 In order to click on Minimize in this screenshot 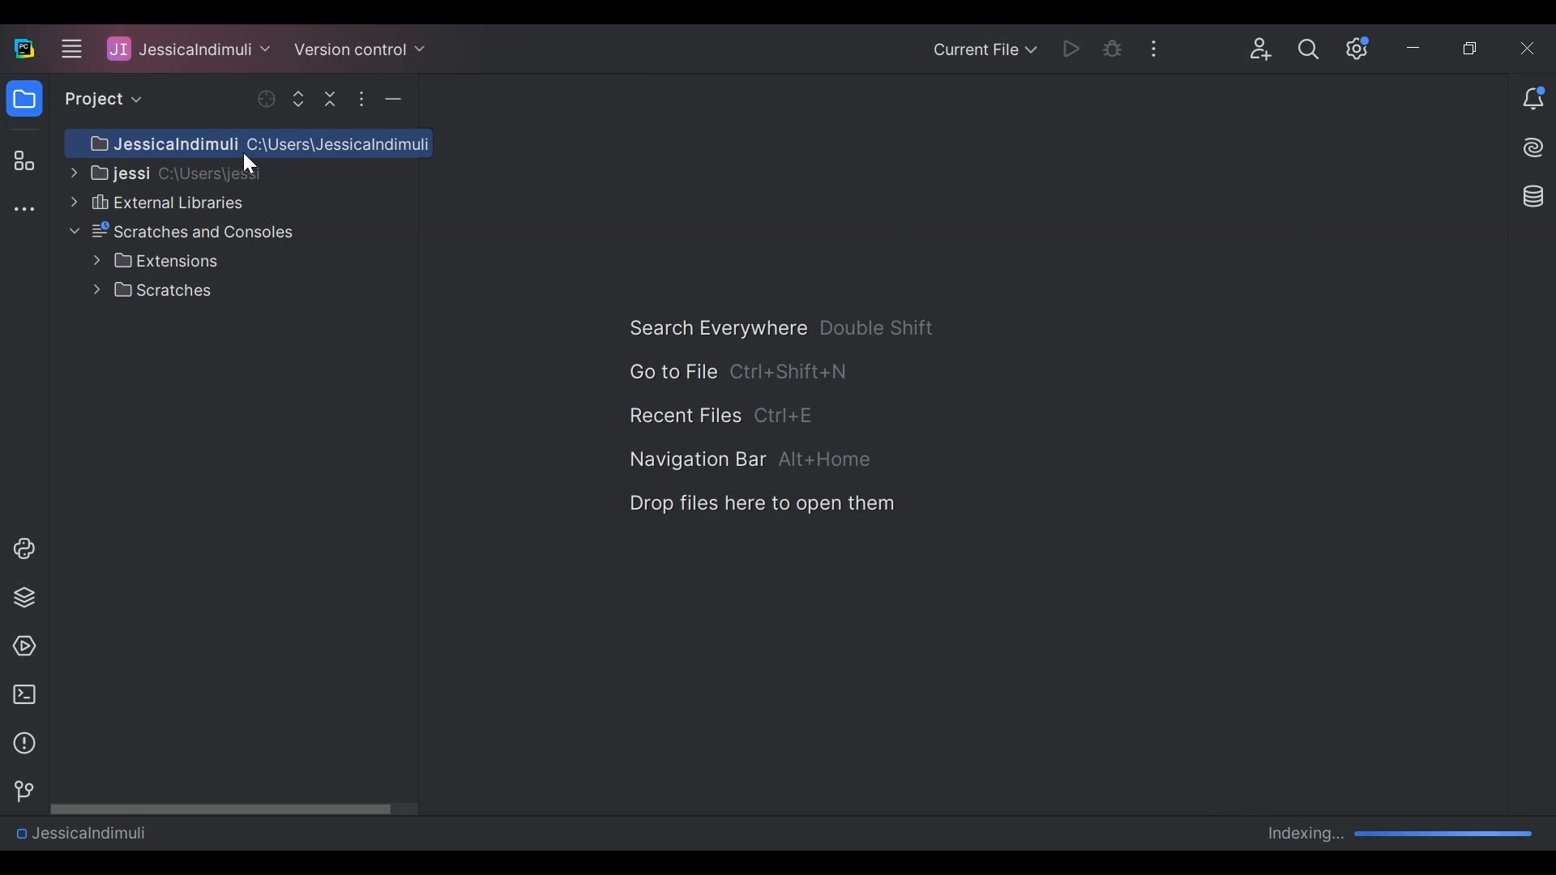, I will do `click(1417, 50)`.